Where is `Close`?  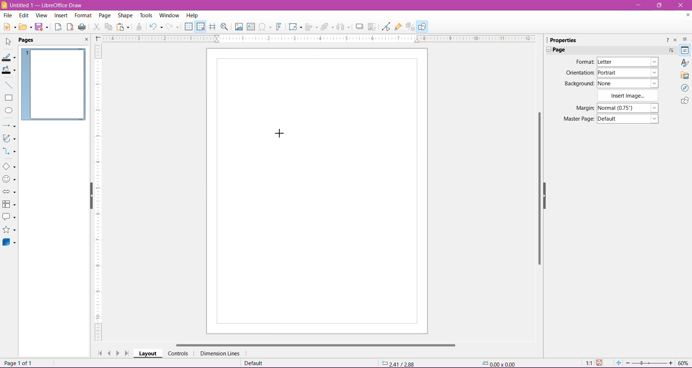 Close is located at coordinates (681, 5).